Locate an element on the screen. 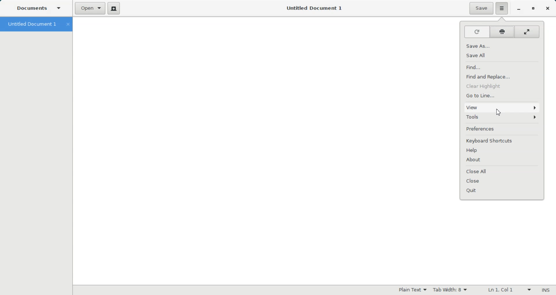 Image resolution: width=556 pixels, height=295 pixels. About is located at coordinates (502, 160).